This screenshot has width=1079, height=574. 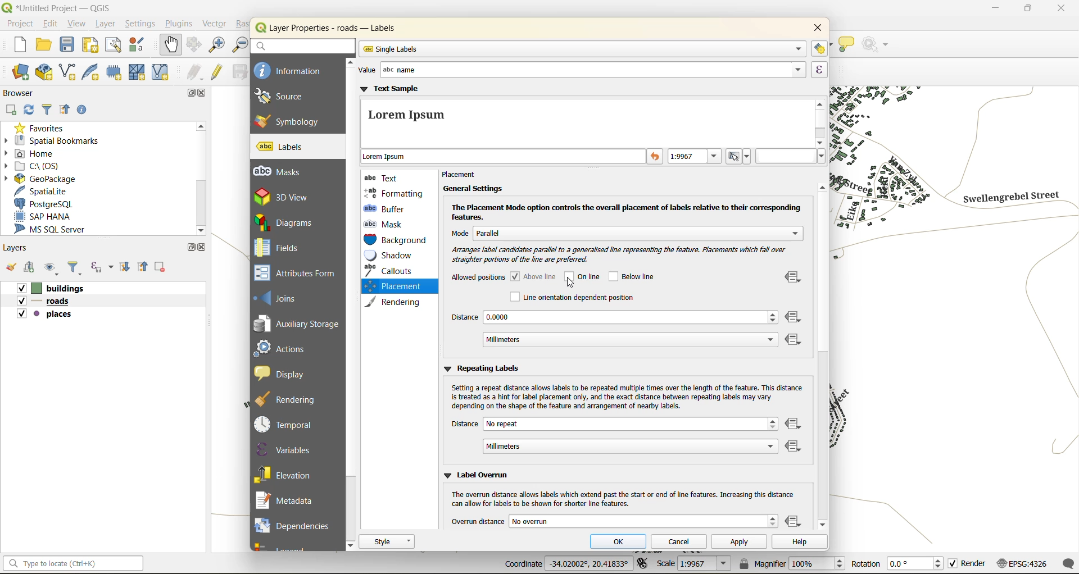 What do you see at coordinates (204, 94) in the screenshot?
I see `close` at bounding box center [204, 94].